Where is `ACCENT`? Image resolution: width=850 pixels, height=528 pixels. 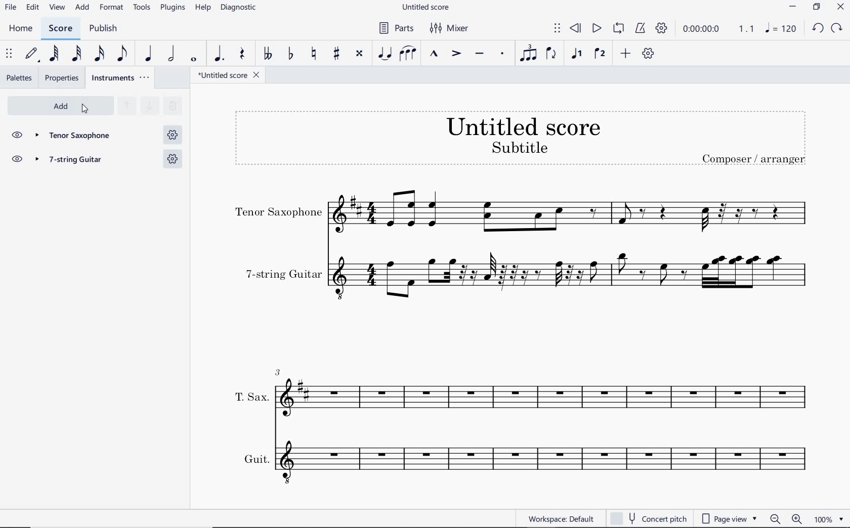
ACCENT is located at coordinates (456, 54).